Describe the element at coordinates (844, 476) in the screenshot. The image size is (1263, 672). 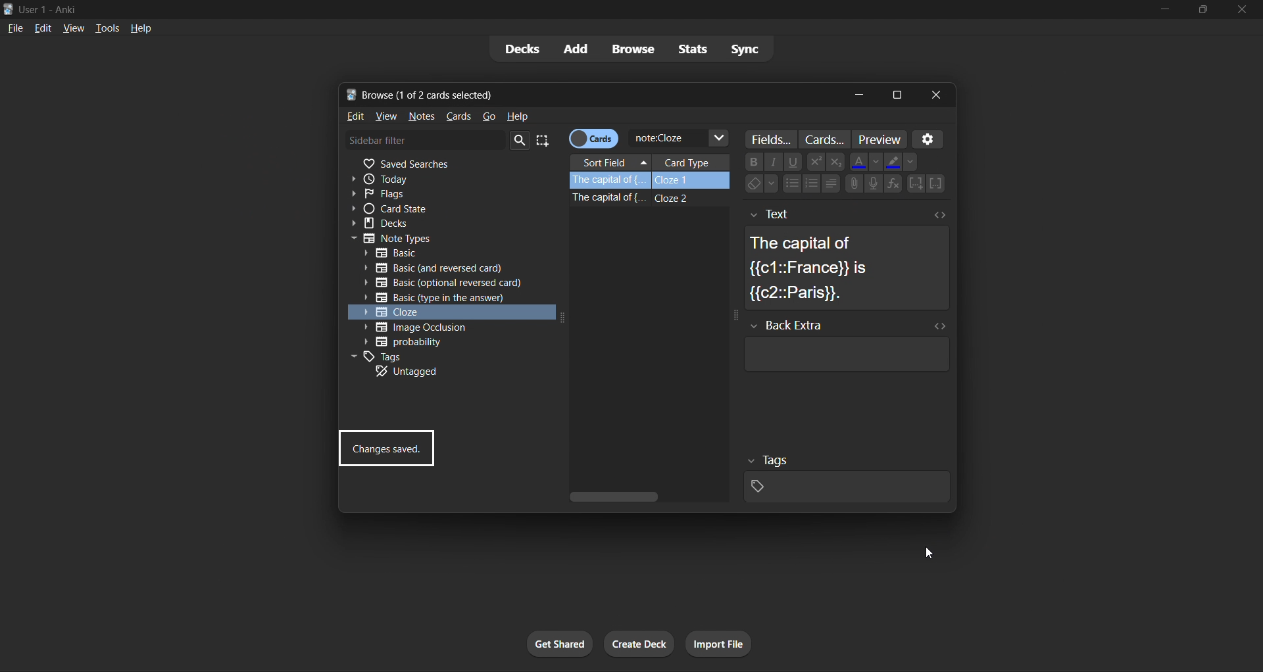
I see `selected cards tags` at that location.